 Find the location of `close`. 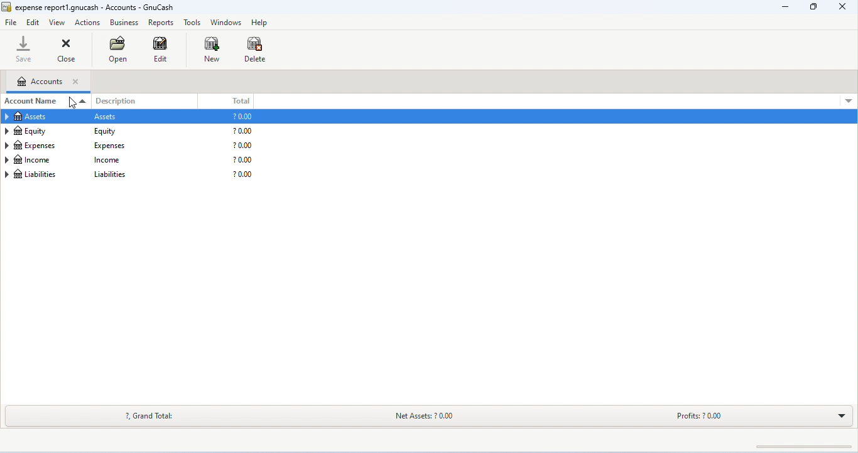

close is located at coordinates (77, 81).